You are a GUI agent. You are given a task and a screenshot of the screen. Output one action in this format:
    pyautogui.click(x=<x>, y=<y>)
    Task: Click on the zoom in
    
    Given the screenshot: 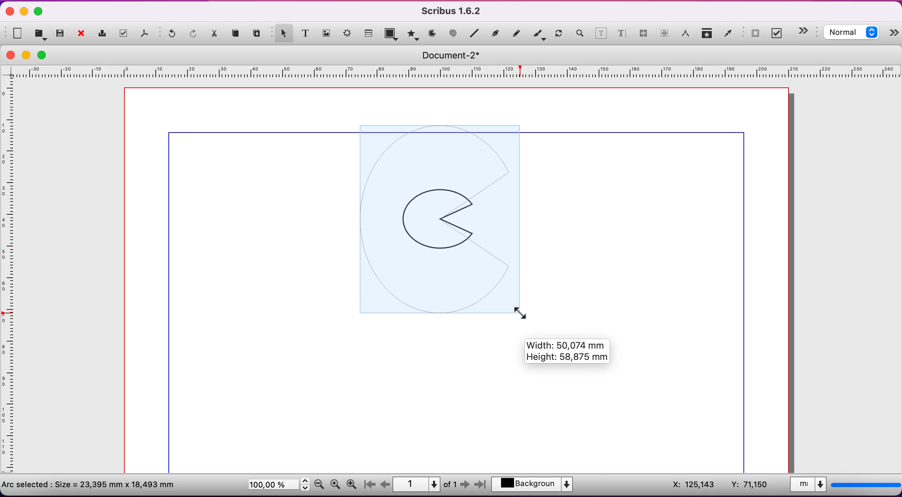 What is the action you would take?
    pyautogui.click(x=353, y=483)
    